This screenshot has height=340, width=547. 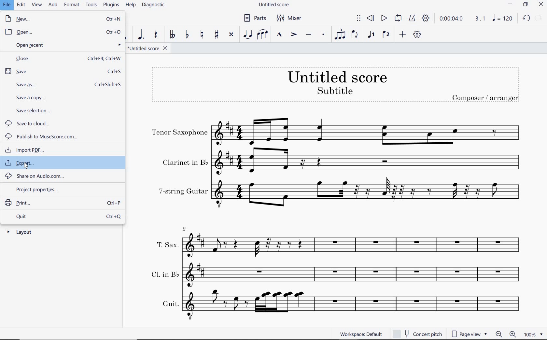 I want to click on Clarinet in b, so click(x=337, y=163).